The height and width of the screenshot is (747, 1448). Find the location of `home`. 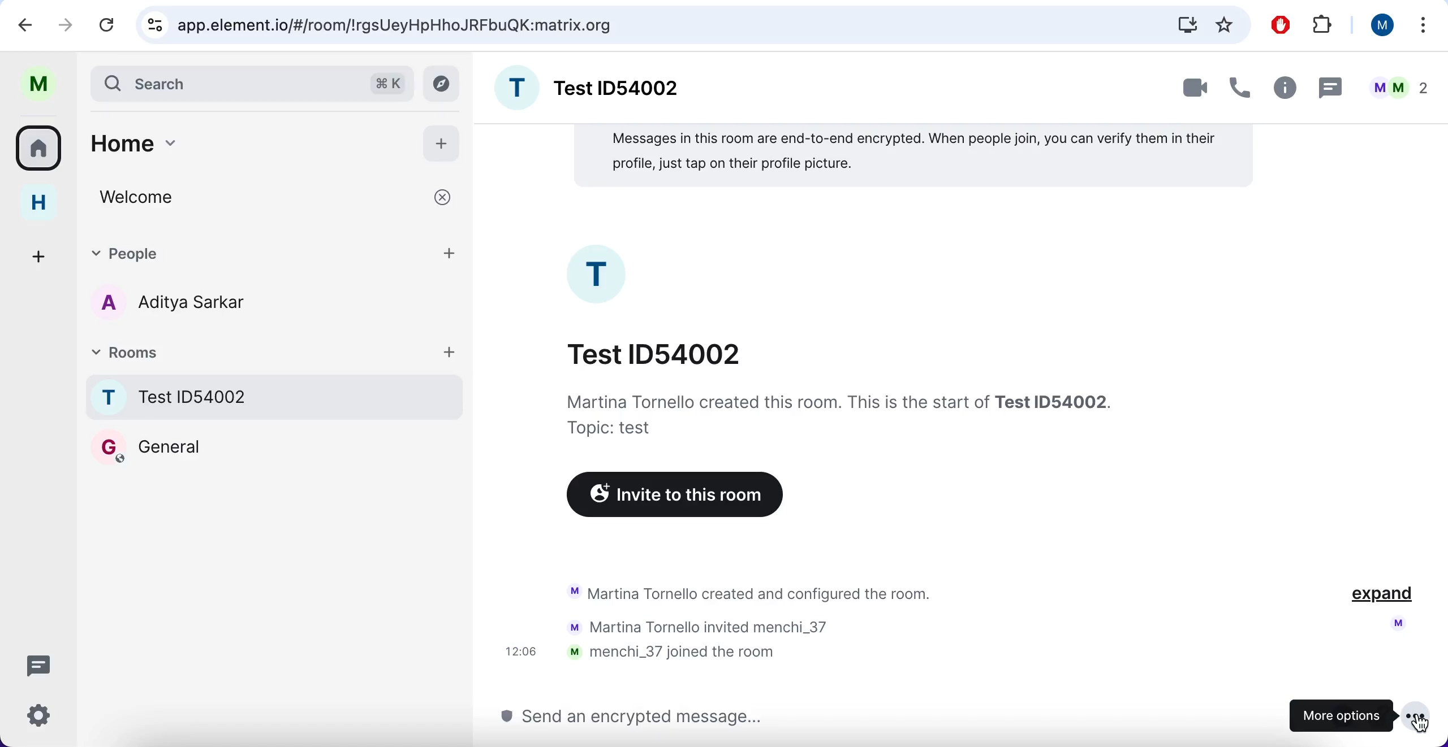

home is located at coordinates (38, 204).